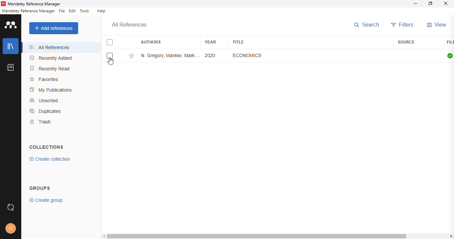 The width and height of the screenshot is (454, 239). I want to click on horizontal scroll bar, so click(277, 236).